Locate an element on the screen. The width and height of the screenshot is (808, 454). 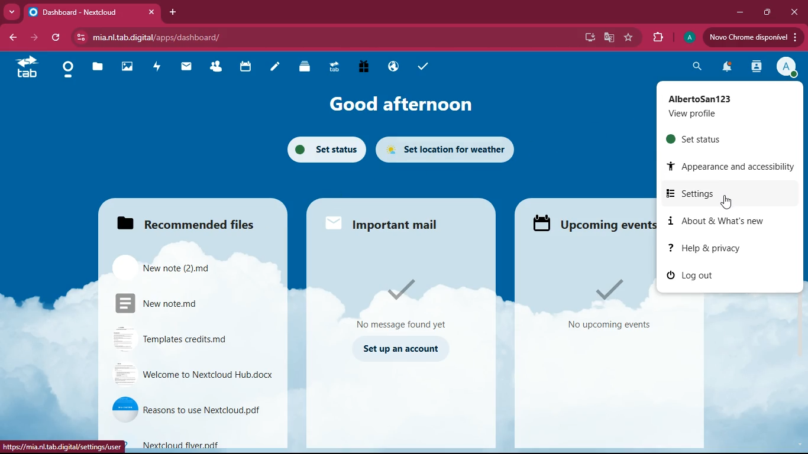
files is located at coordinates (98, 67).